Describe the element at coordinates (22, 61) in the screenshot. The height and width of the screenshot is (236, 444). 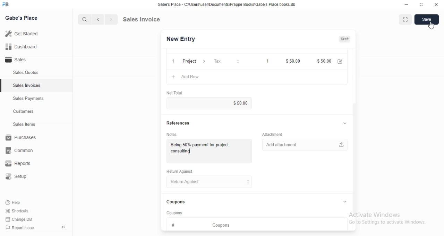
I see `- Sales` at that location.